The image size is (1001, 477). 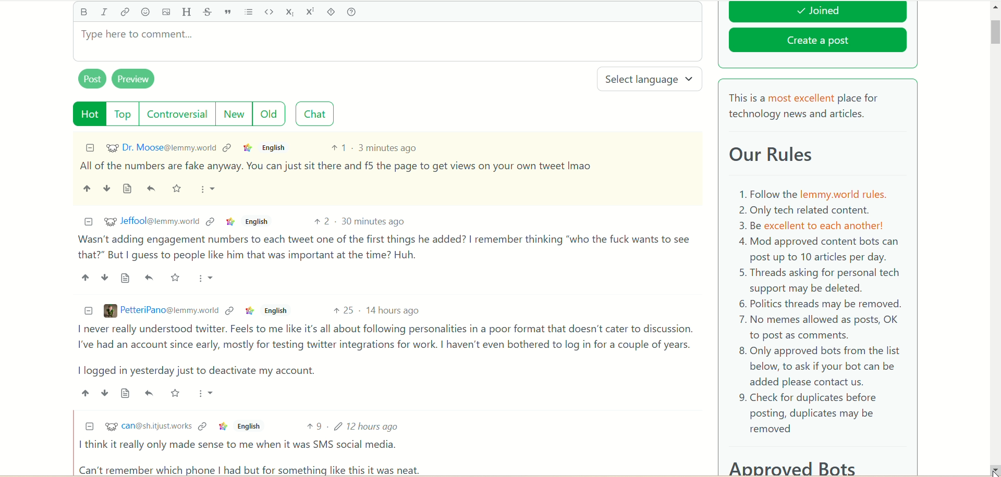 What do you see at coordinates (165, 12) in the screenshot?
I see `image` at bounding box center [165, 12].